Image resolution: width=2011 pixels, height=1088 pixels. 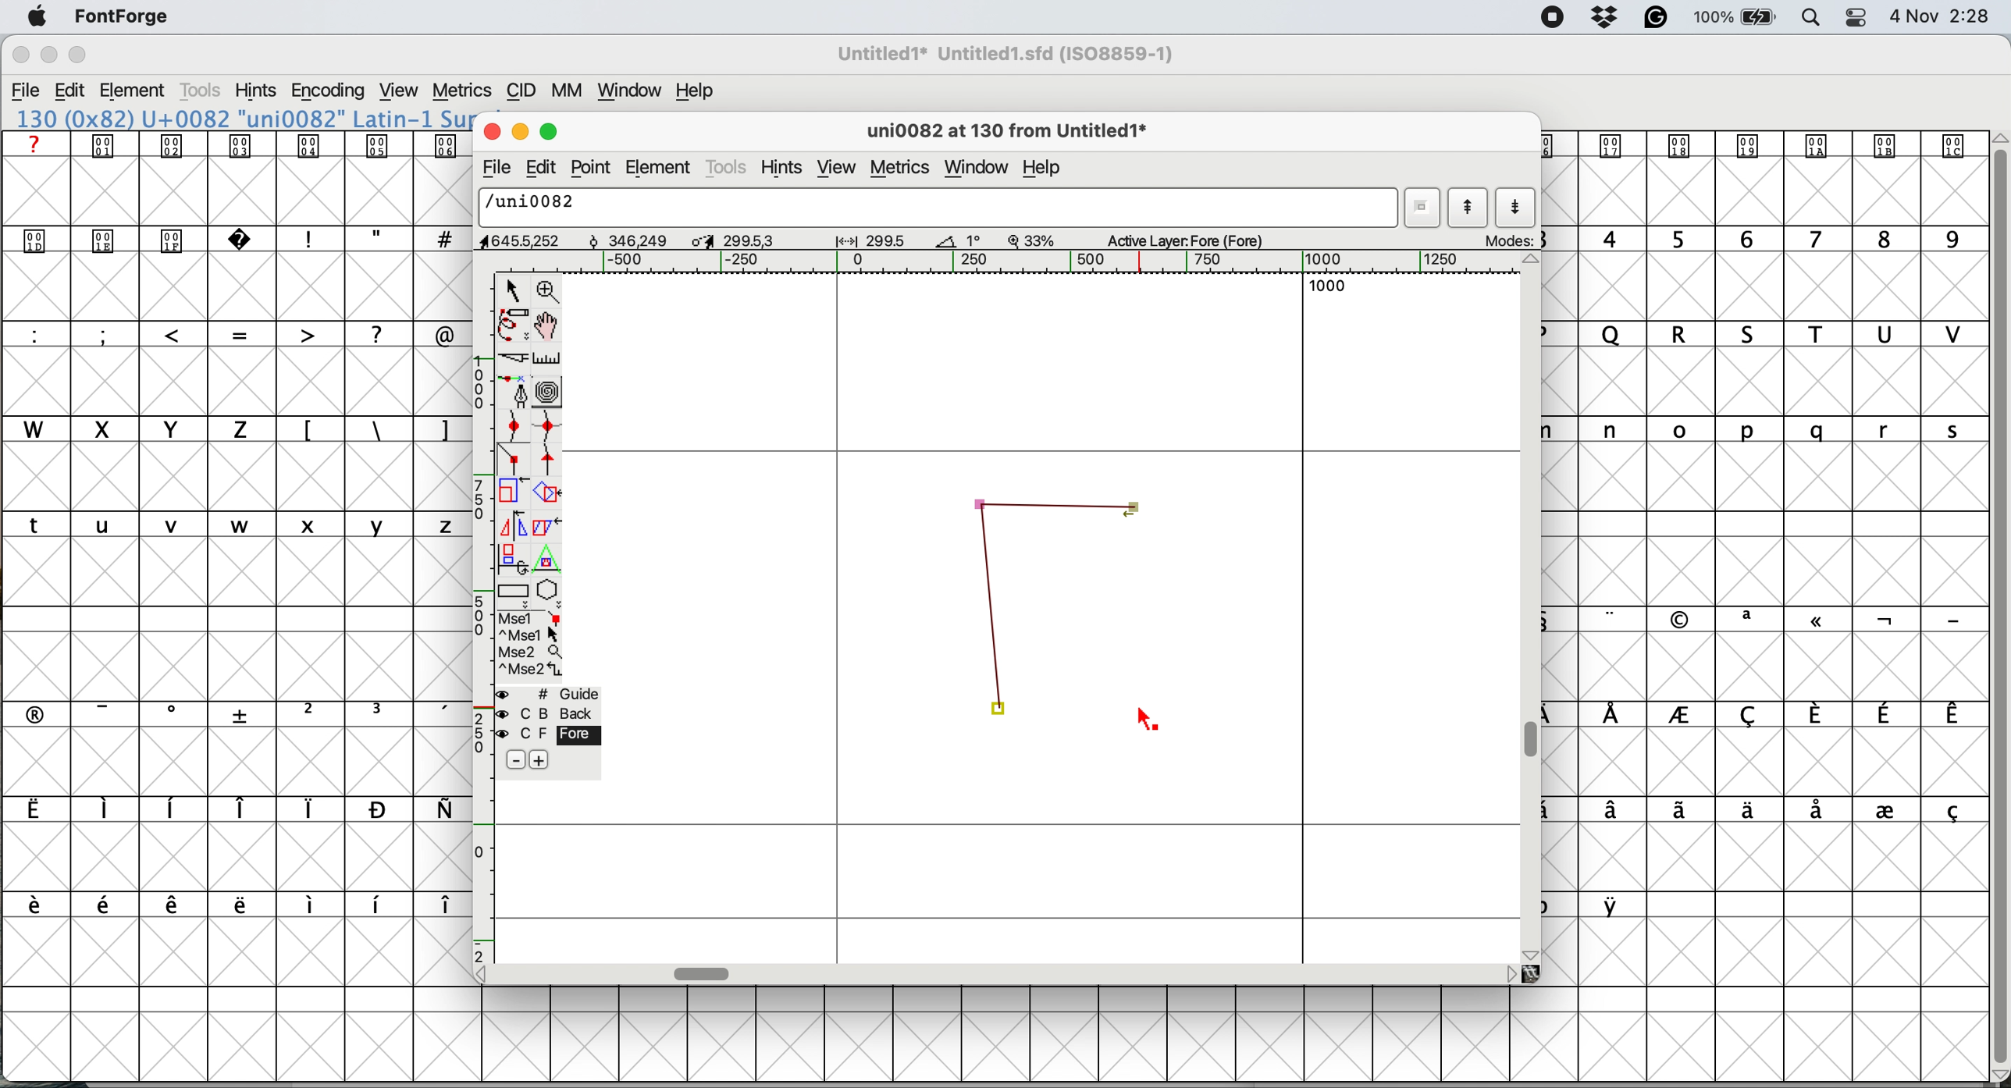 What do you see at coordinates (1658, 19) in the screenshot?
I see `grammarly` at bounding box center [1658, 19].